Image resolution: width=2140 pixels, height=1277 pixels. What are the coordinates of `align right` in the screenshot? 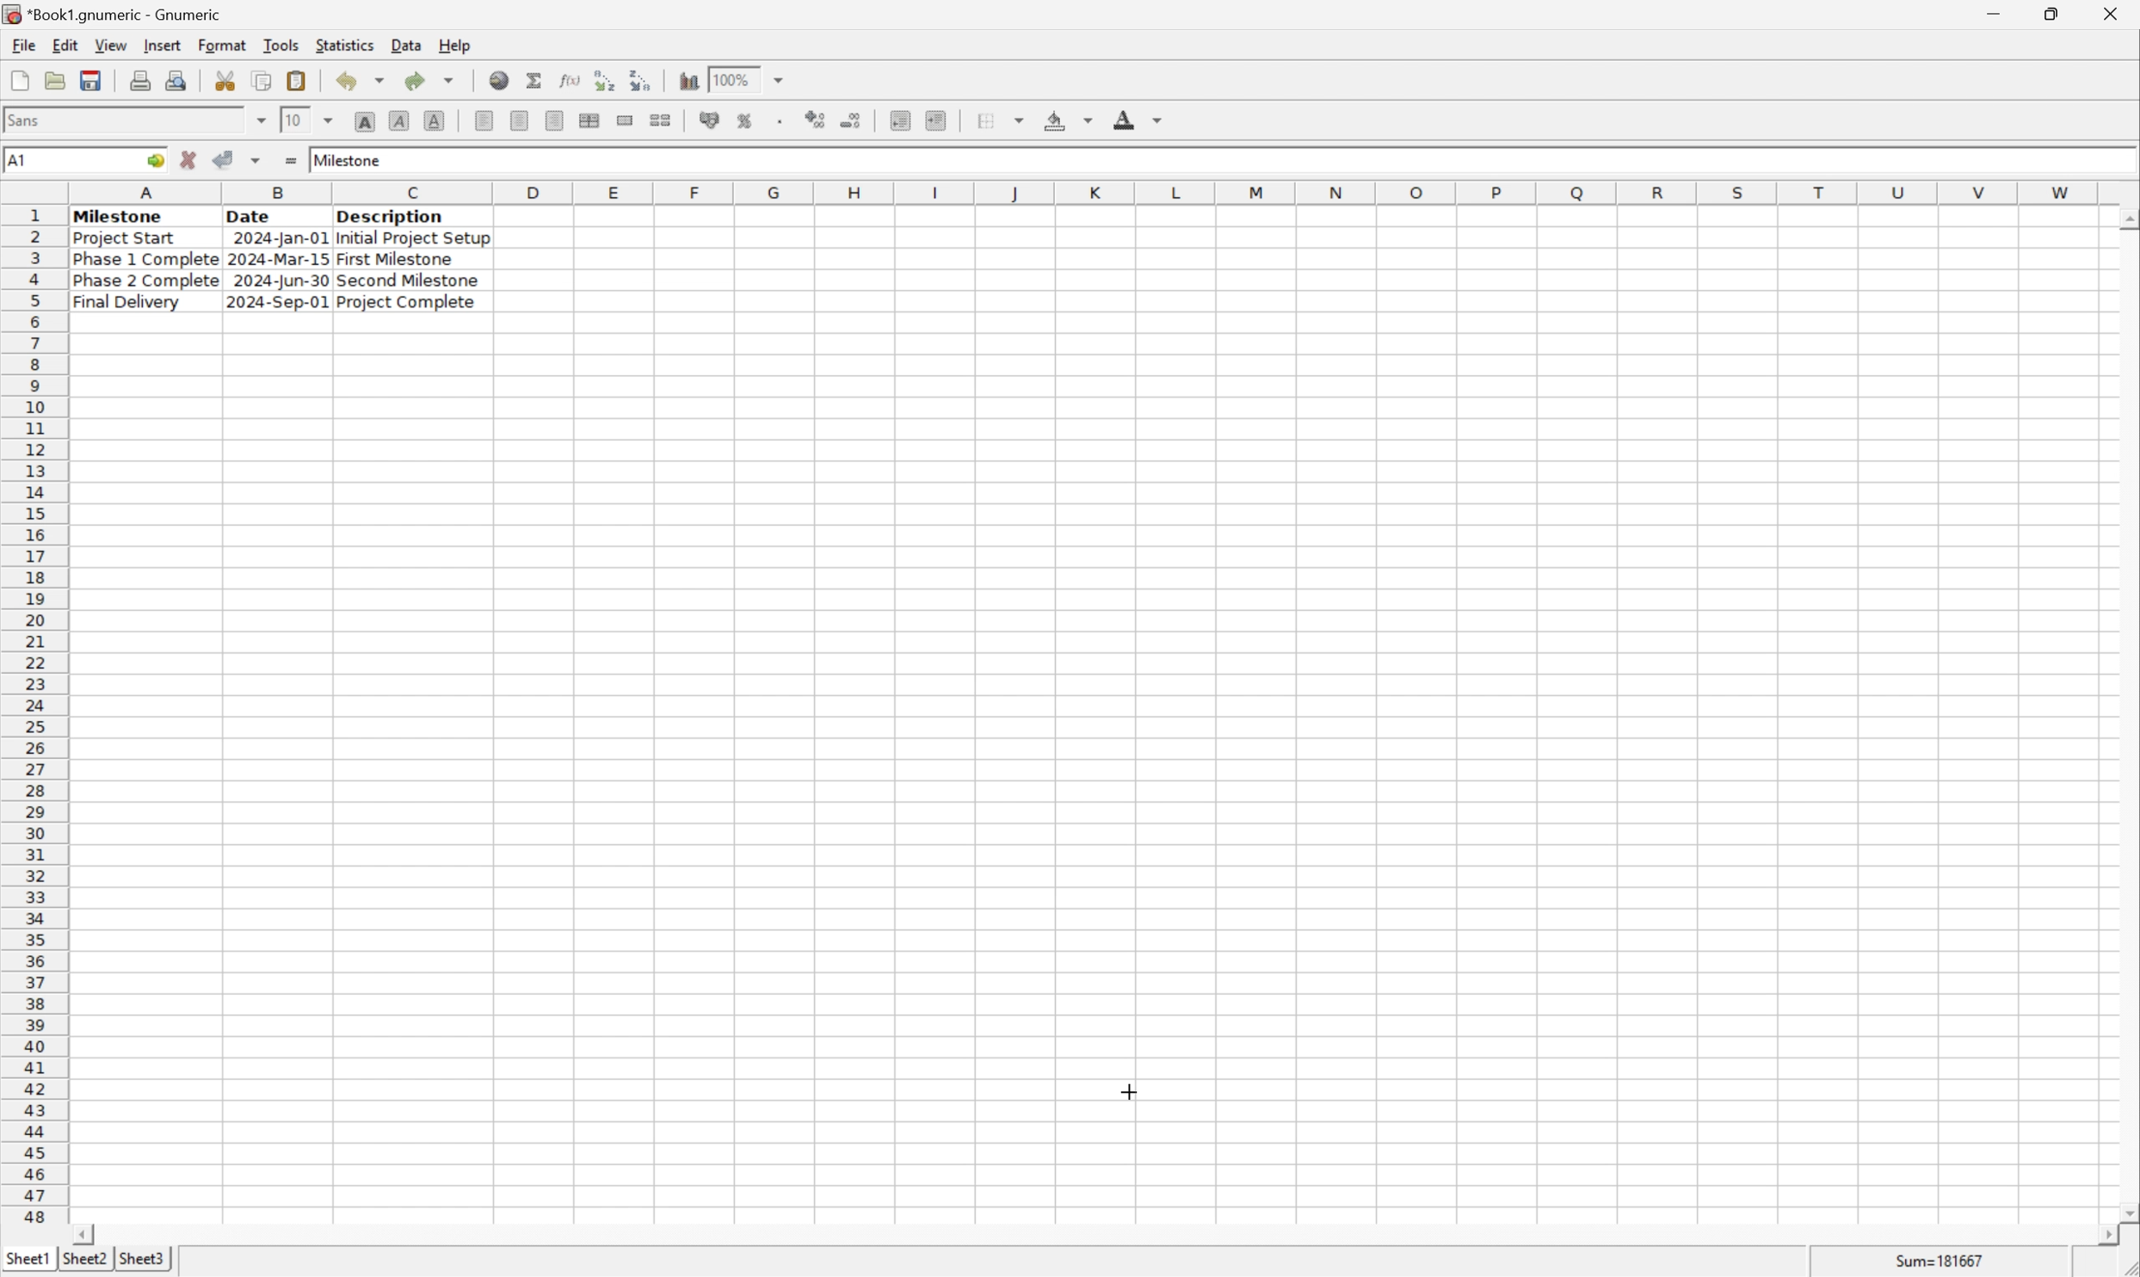 It's located at (552, 122).